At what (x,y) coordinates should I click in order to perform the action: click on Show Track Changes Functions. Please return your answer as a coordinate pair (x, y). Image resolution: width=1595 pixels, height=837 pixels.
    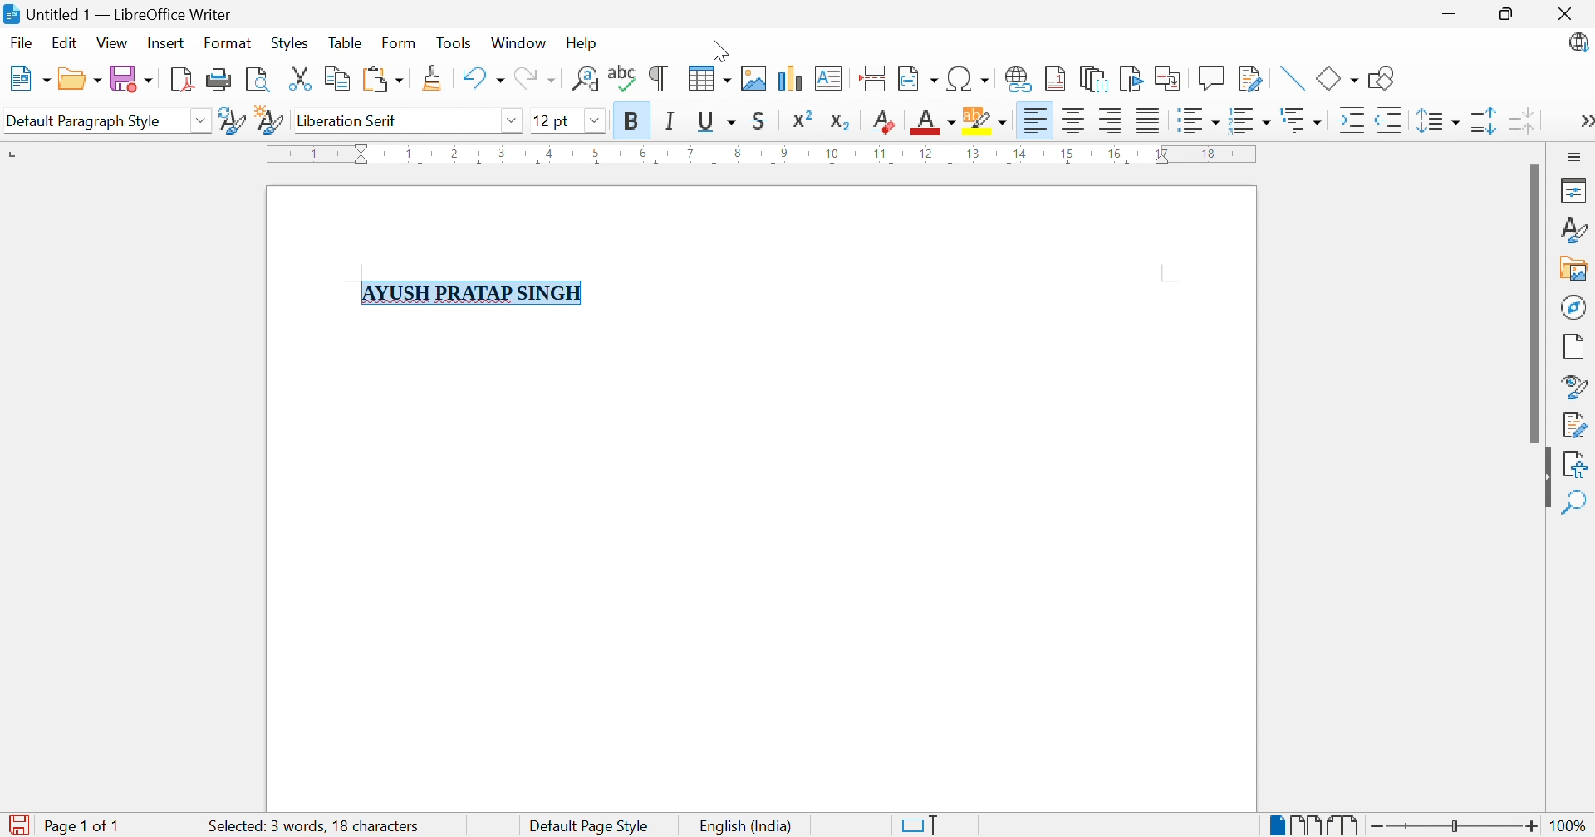
    Looking at the image, I should click on (1248, 78).